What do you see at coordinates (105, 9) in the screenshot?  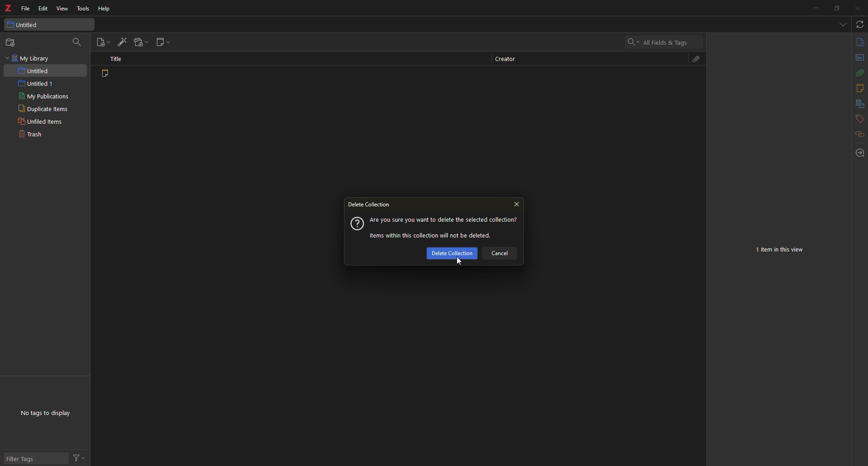 I see `help` at bounding box center [105, 9].